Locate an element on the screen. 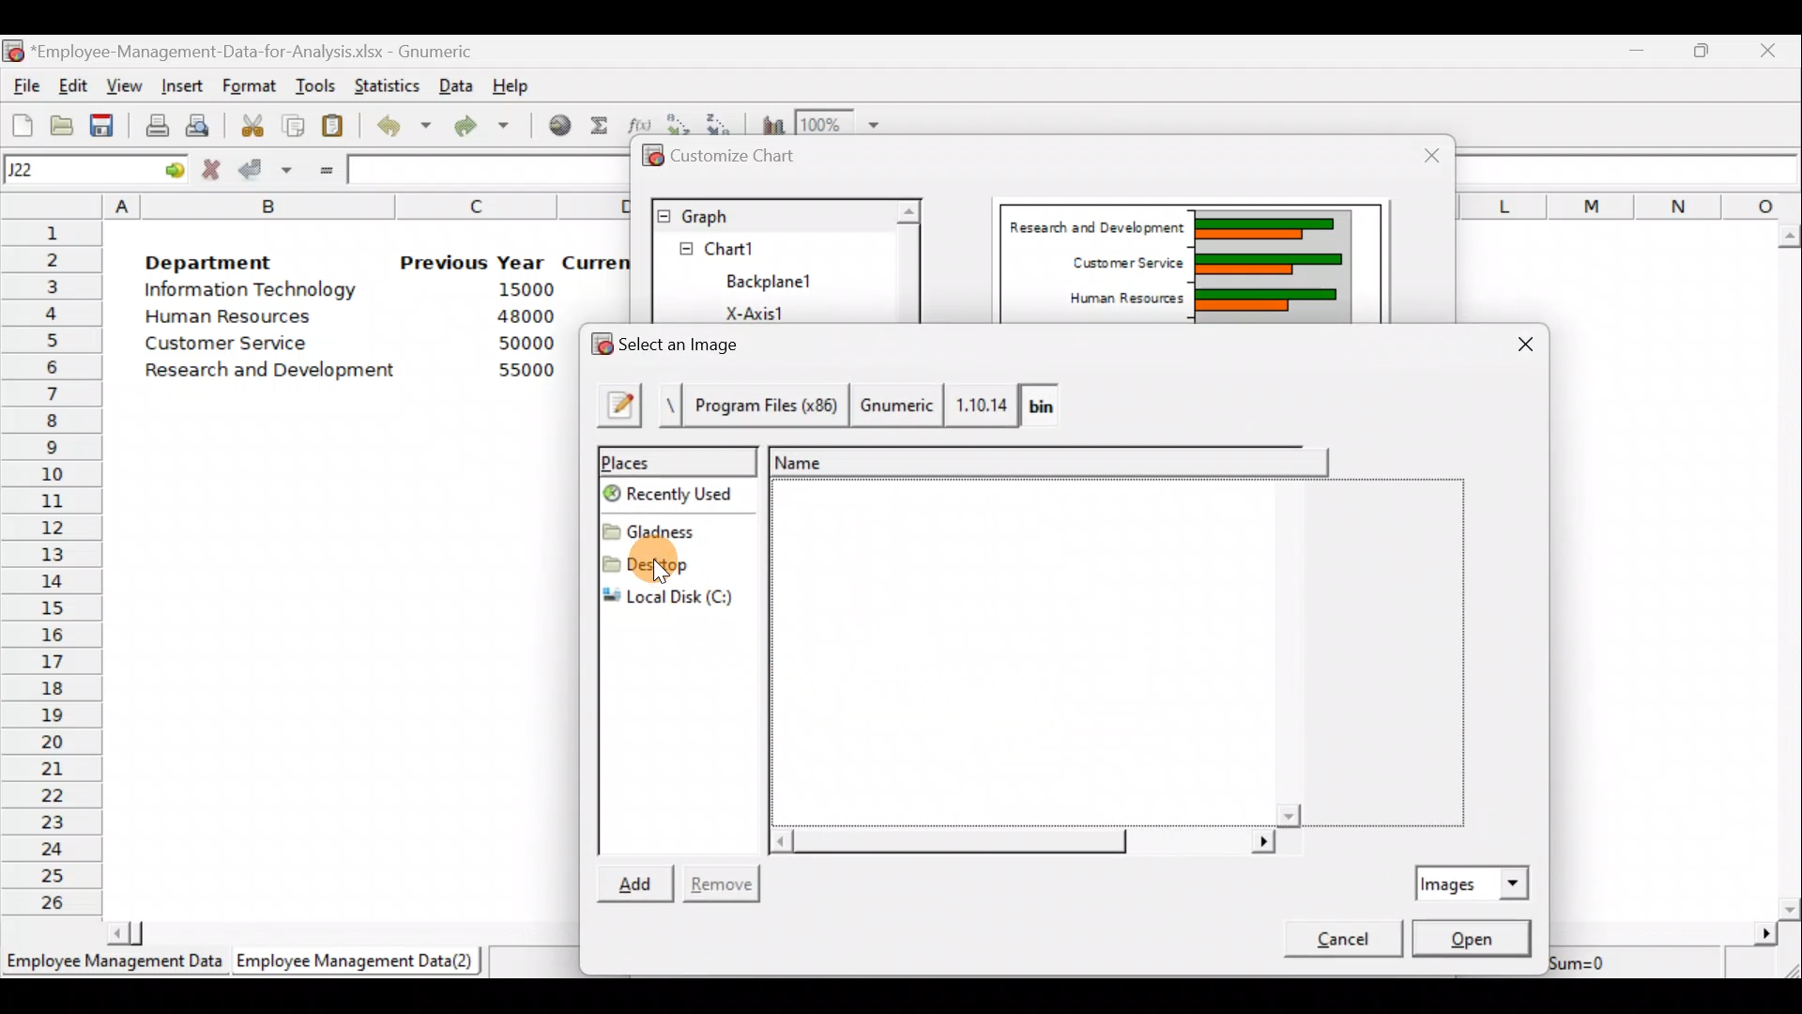 The width and height of the screenshot is (1802, 1014). Chart Preview is located at coordinates (1269, 265).